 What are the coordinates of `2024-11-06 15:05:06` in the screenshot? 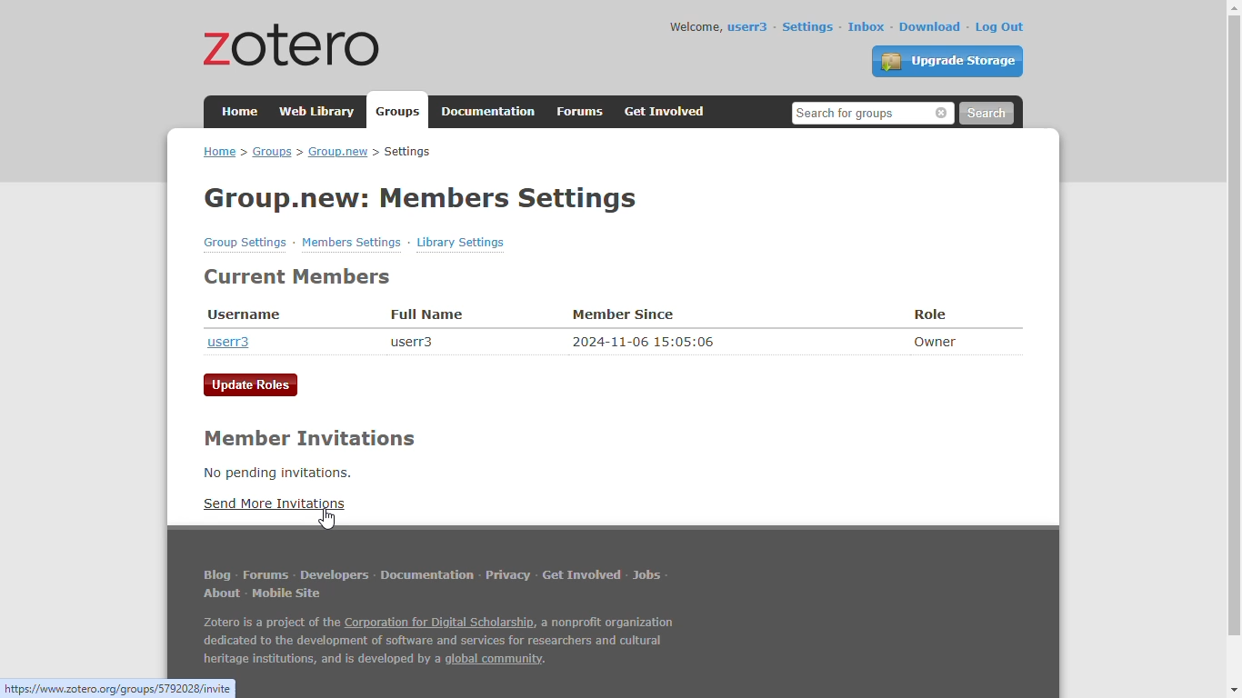 It's located at (645, 341).